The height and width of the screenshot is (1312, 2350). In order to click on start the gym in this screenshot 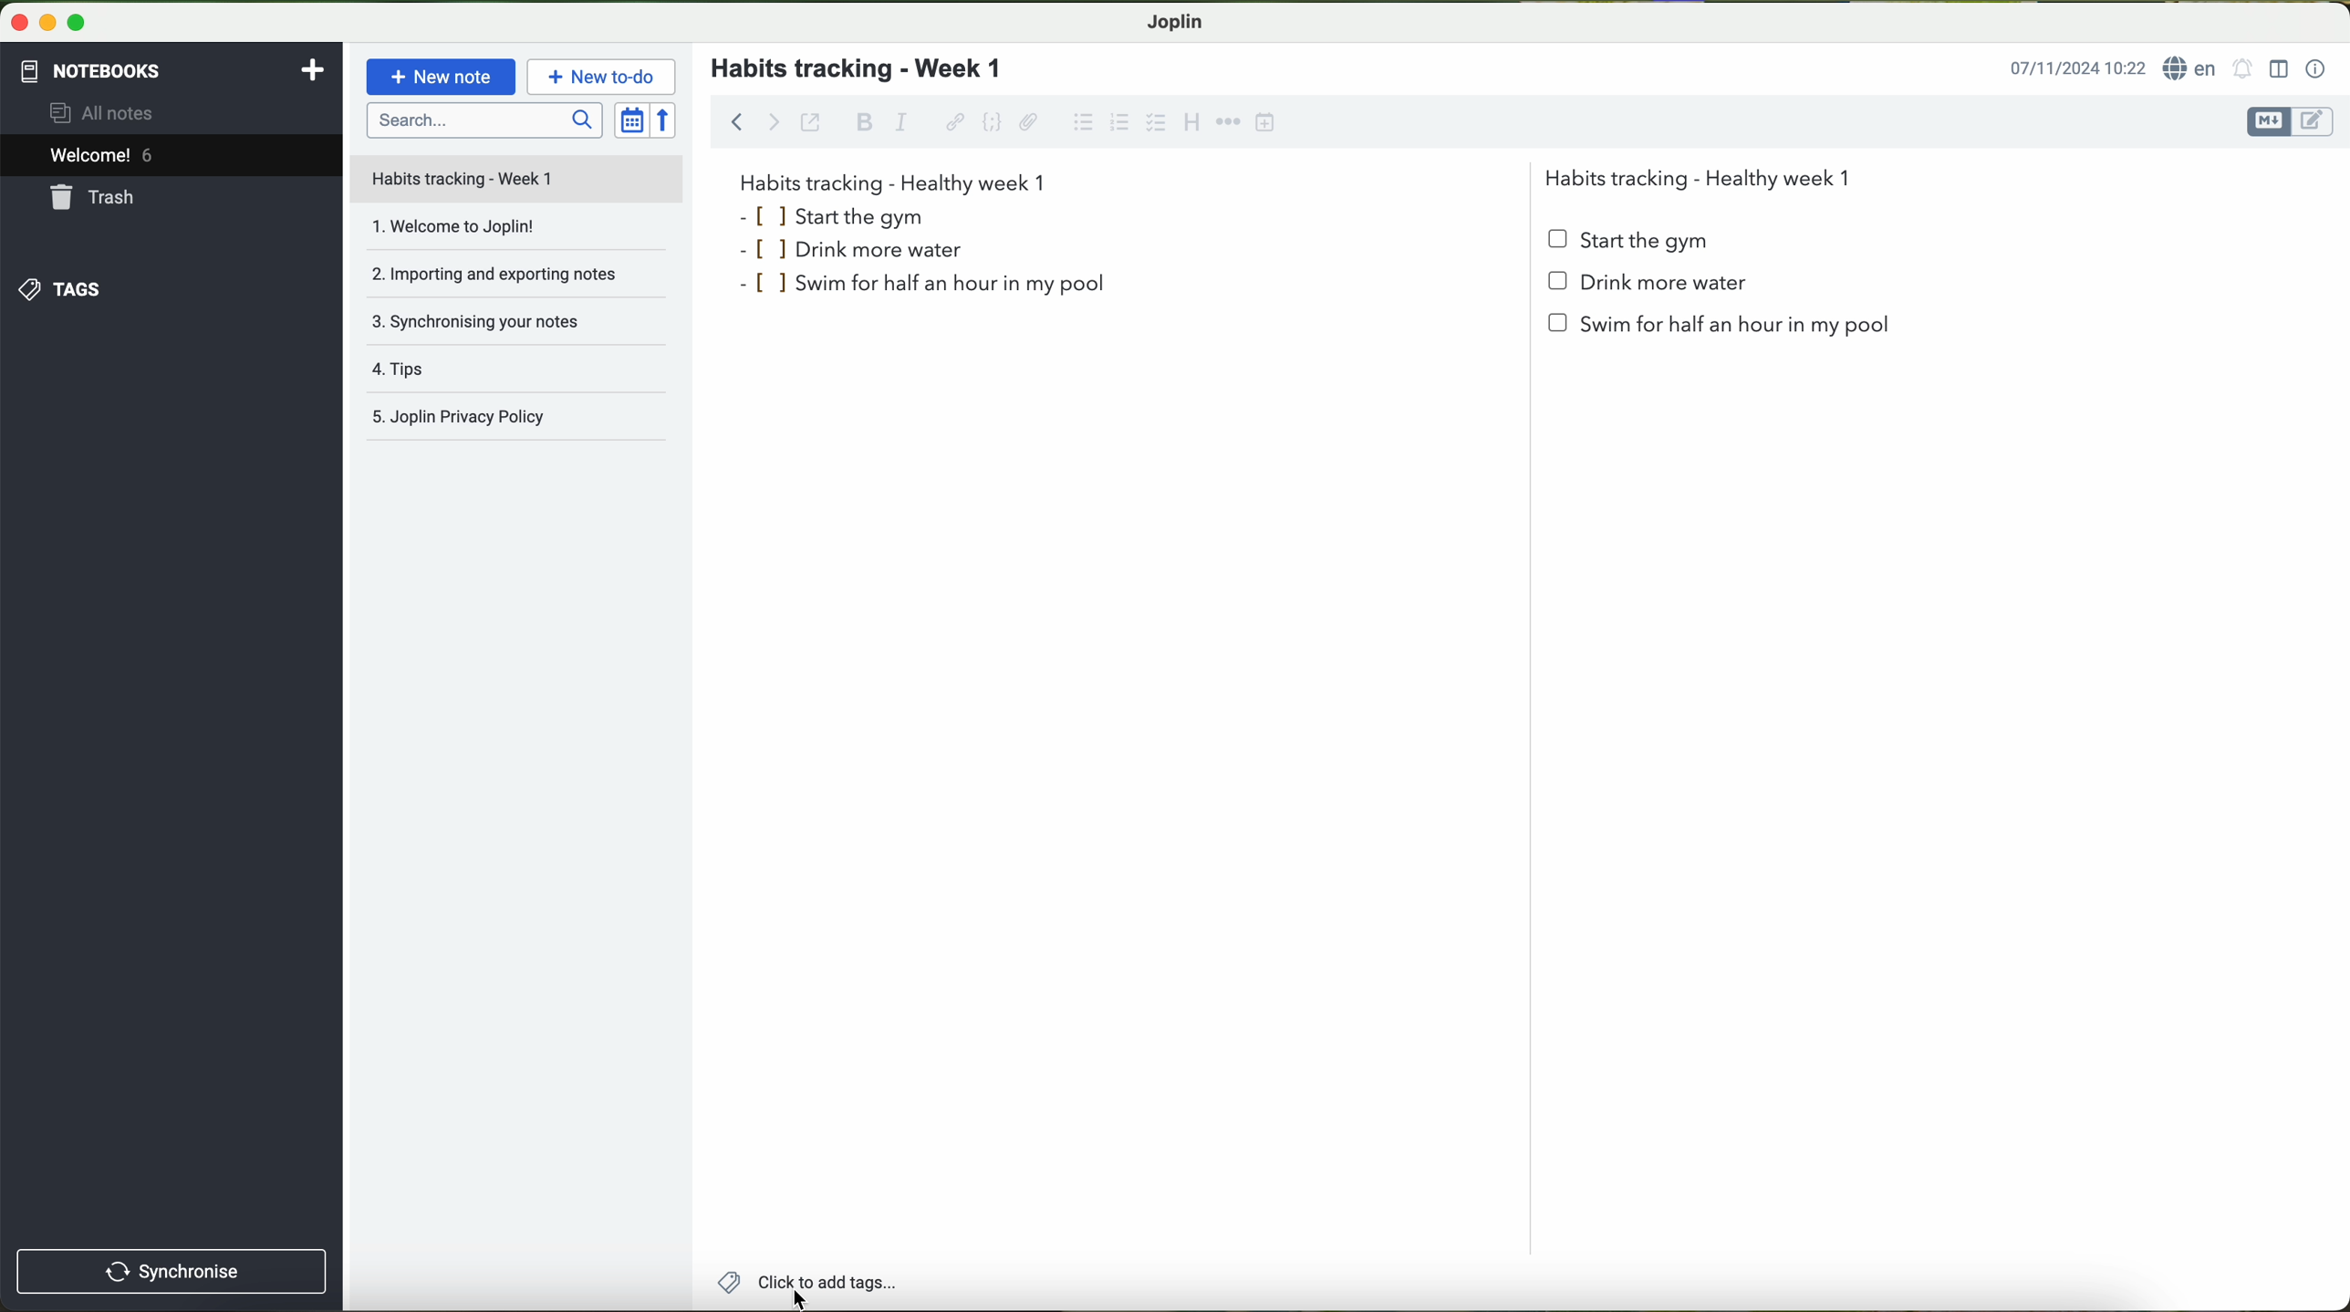, I will do `click(1630, 241)`.